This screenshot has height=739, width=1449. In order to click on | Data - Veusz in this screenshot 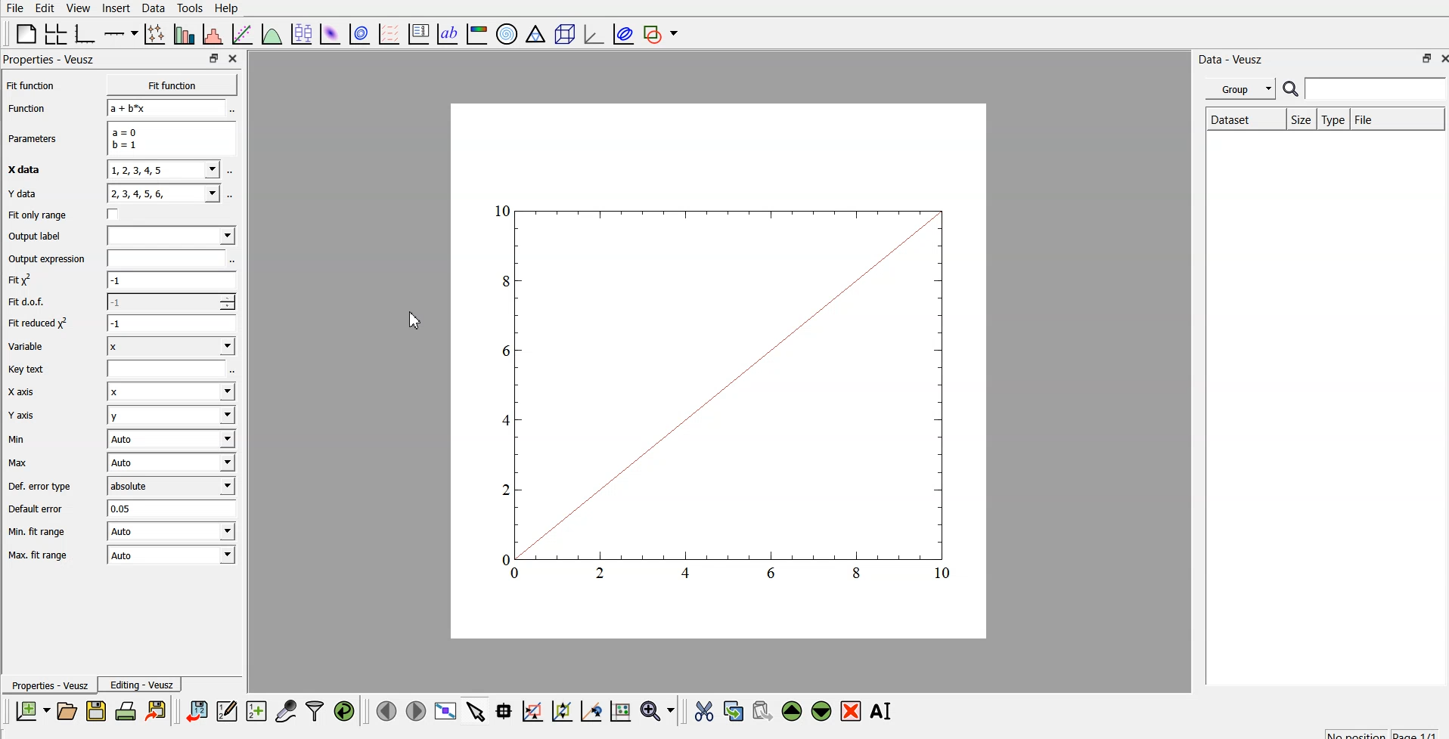, I will do `click(1229, 59)`.